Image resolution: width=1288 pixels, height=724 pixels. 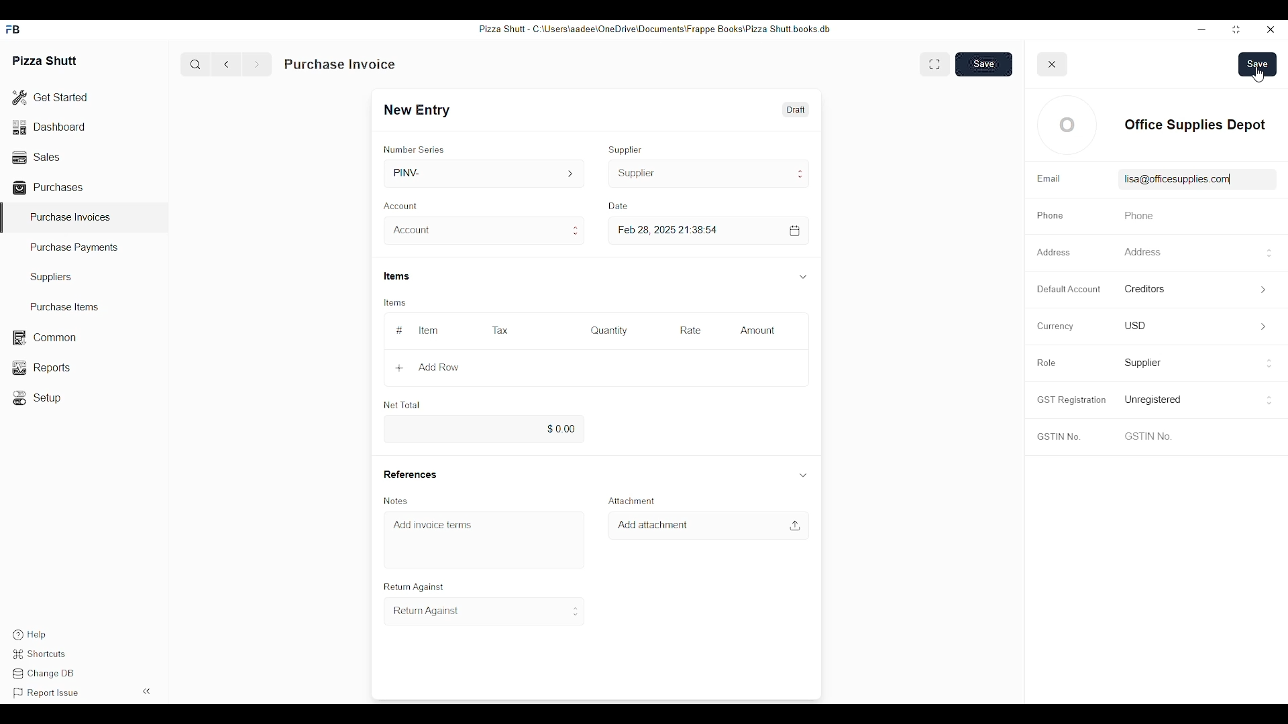 I want to click on Shortcuts, so click(x=42, y=654).